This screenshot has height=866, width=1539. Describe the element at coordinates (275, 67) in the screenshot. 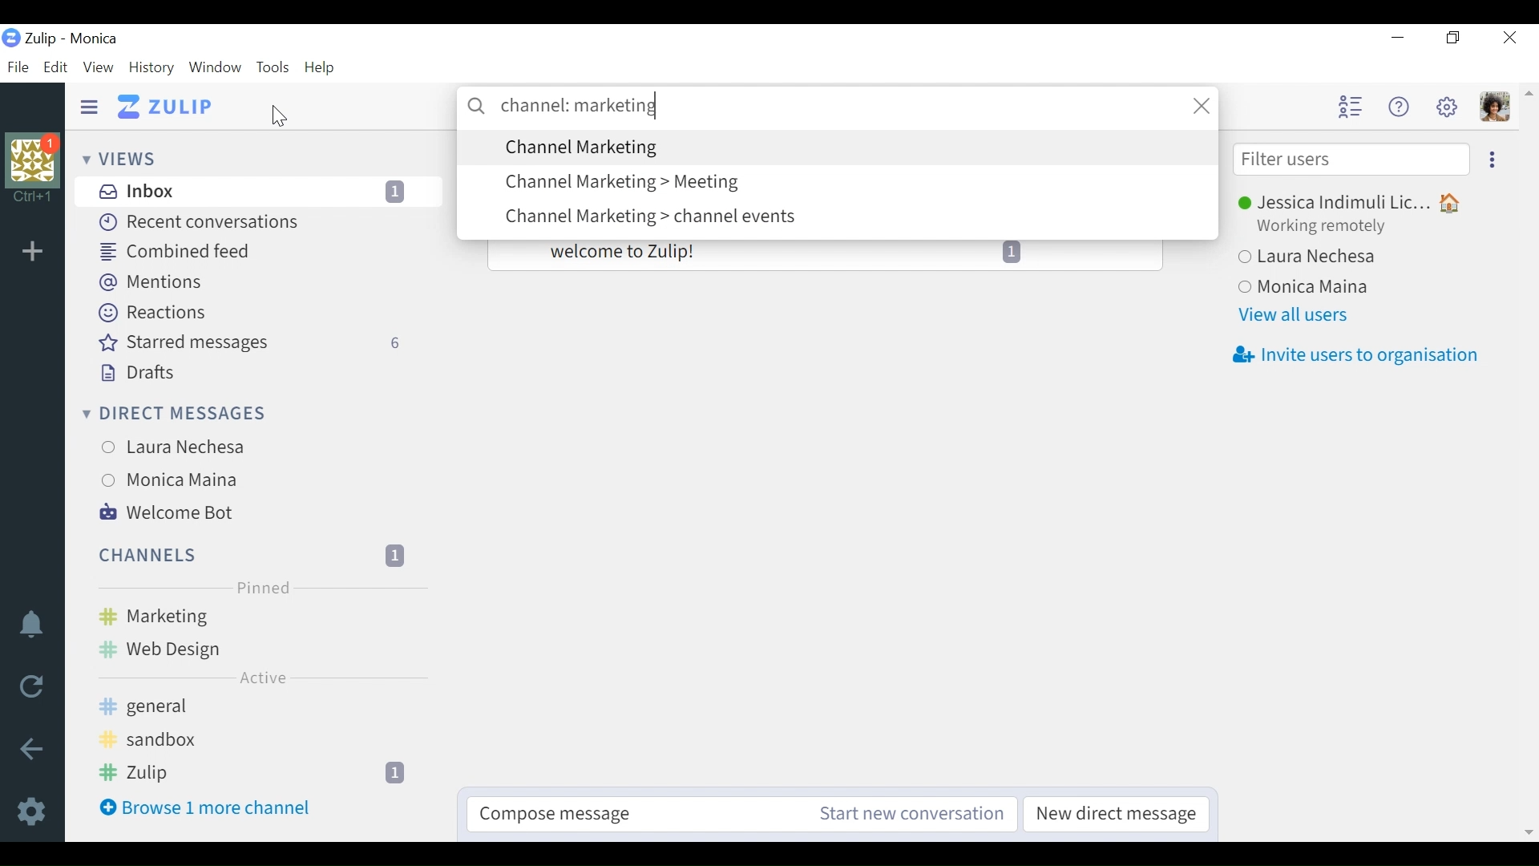

I see `Tools` at that location.